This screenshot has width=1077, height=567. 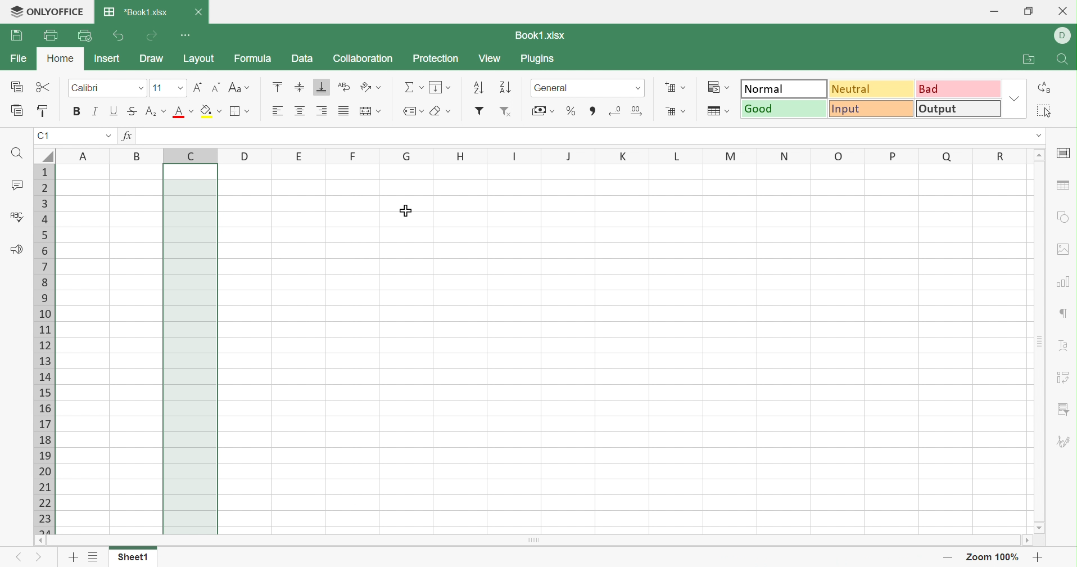 I want to click on Italic, so click(x=94, y=111).